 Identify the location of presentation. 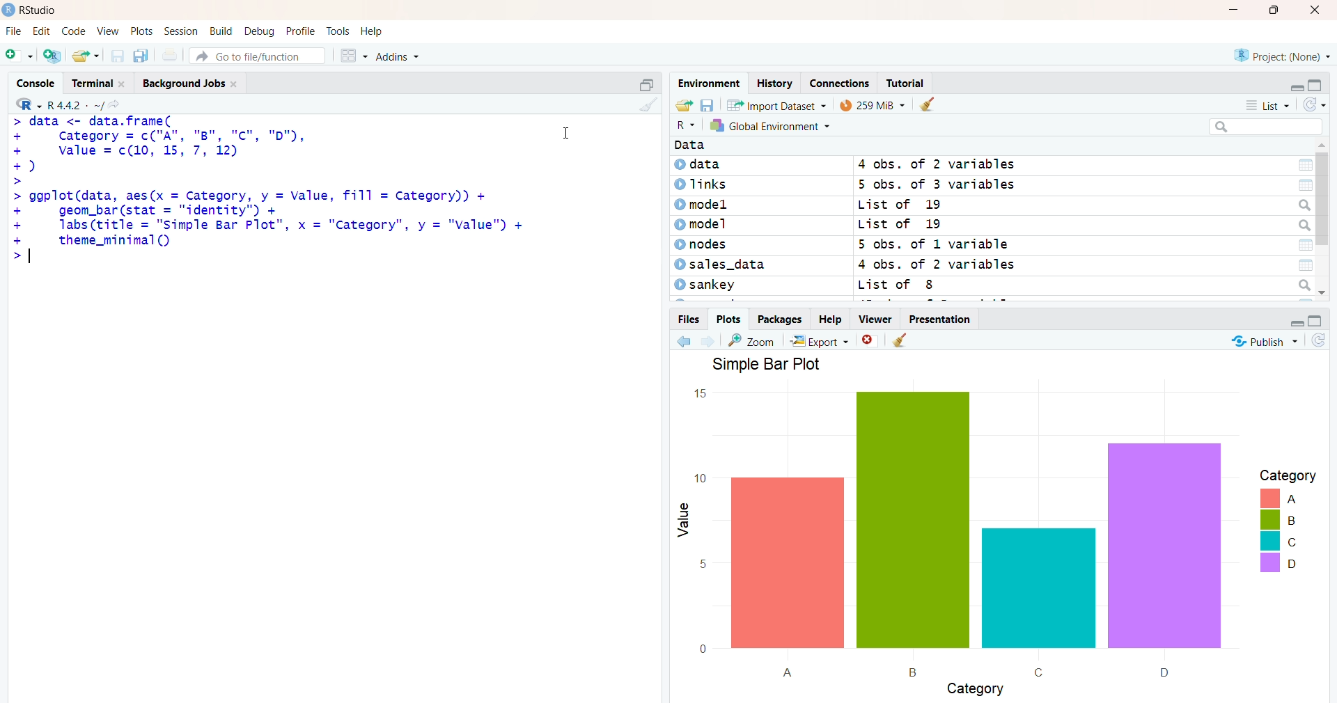
(941, 319).